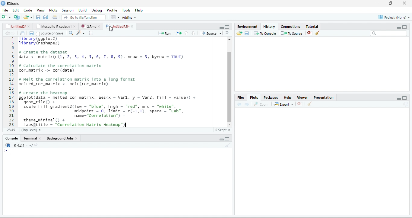  What do you see at coordinates (228, 82) in the screenshot?
I see `slidebar` at bounding box center [228, 82].